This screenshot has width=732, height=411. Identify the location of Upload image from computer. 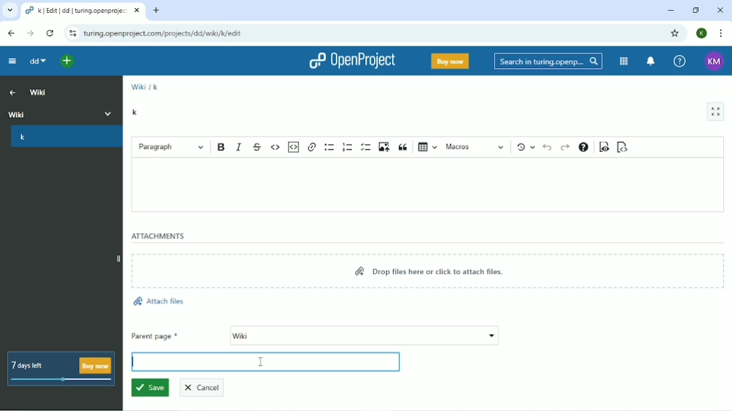
(383, 147).